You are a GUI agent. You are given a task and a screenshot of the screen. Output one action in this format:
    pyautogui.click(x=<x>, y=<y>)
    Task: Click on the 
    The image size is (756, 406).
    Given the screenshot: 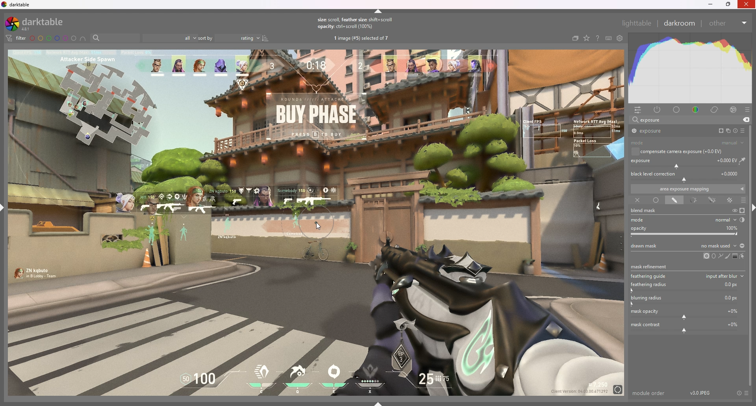 What is the action you would take?
    pyautogui.click(x=747, y=5)
    